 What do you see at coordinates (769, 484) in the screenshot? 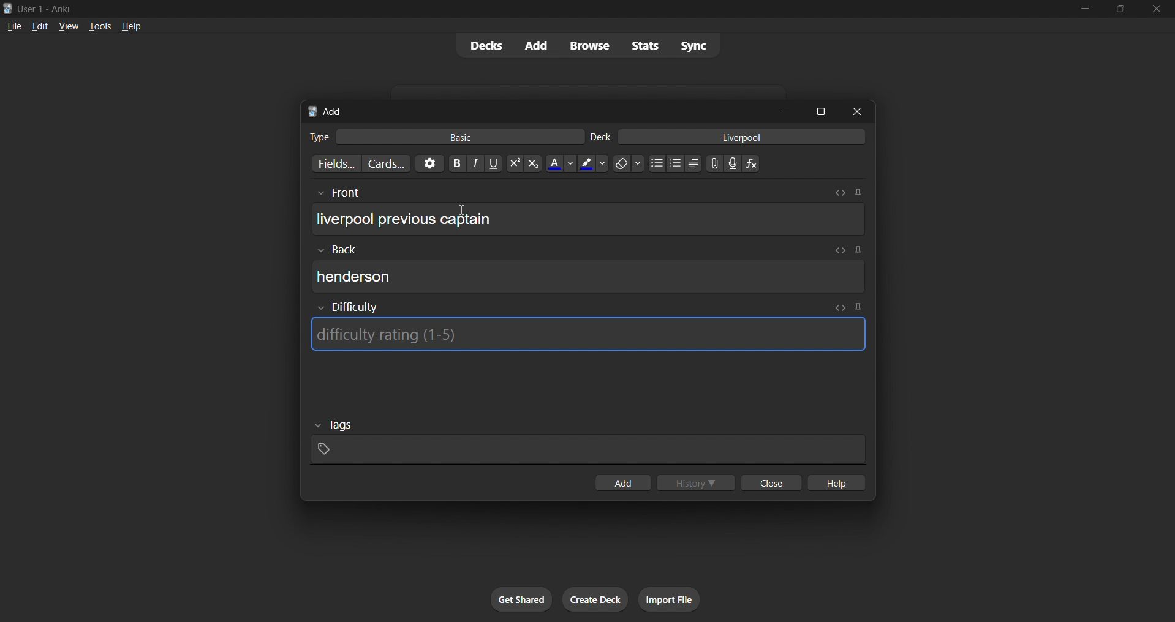
I see `close` at bounding box center [769, 484].